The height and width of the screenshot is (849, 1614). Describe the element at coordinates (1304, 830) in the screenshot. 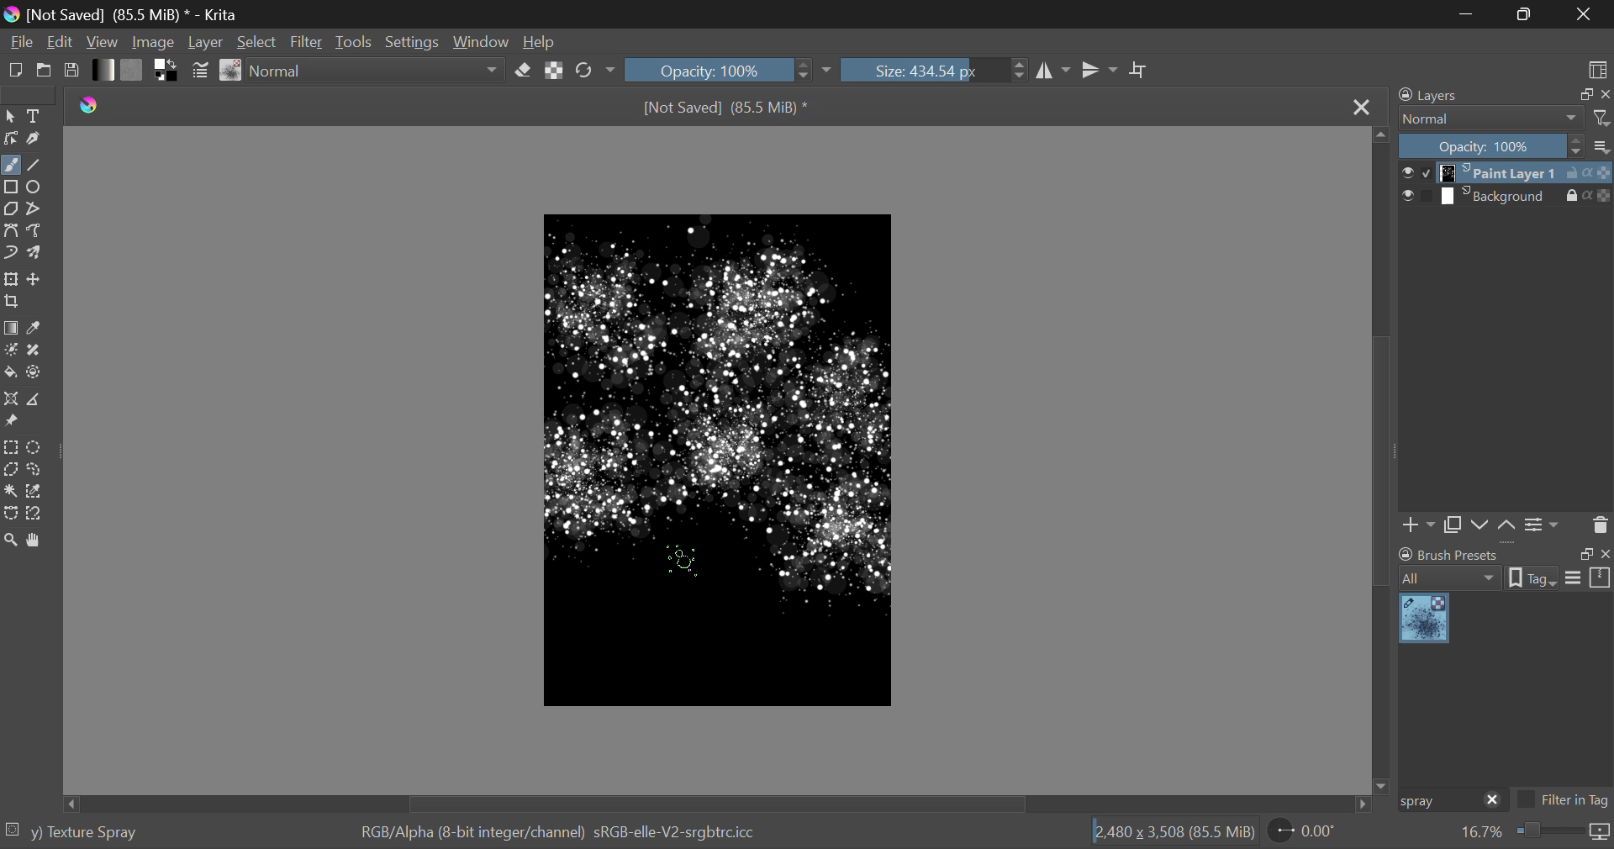

I see `page rotation` at that location.